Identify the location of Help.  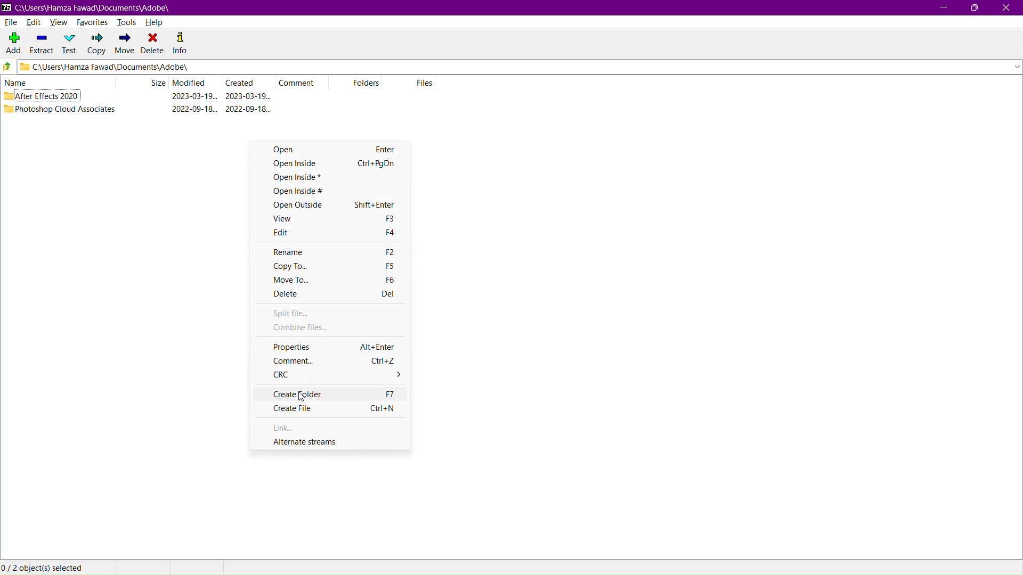
(158, 22).